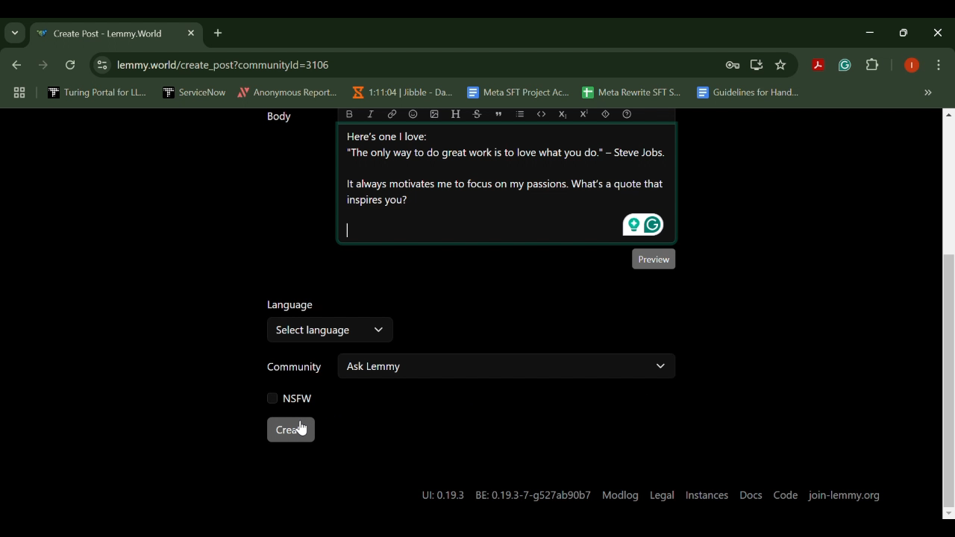 This screenshot has width=955, height=537. What do you see at coordinates (746, 92) in the screenshot?
I see `Guidelines for Hand...` at bounding box center [746, 92].